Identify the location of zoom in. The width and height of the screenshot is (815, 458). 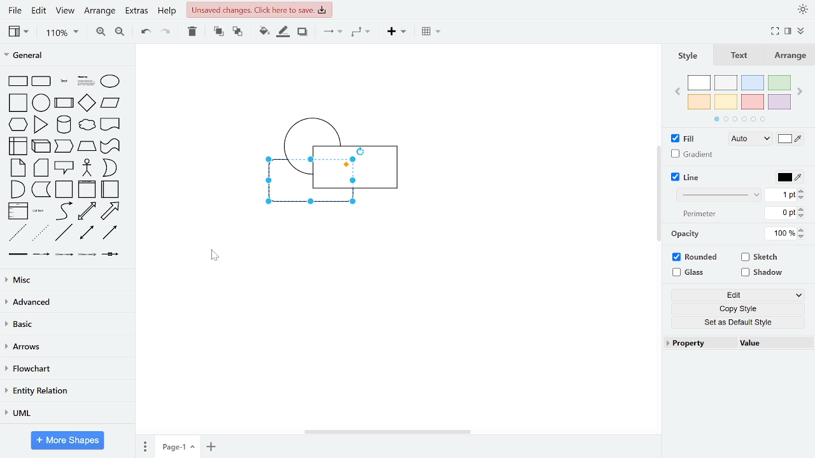
(101, 32).